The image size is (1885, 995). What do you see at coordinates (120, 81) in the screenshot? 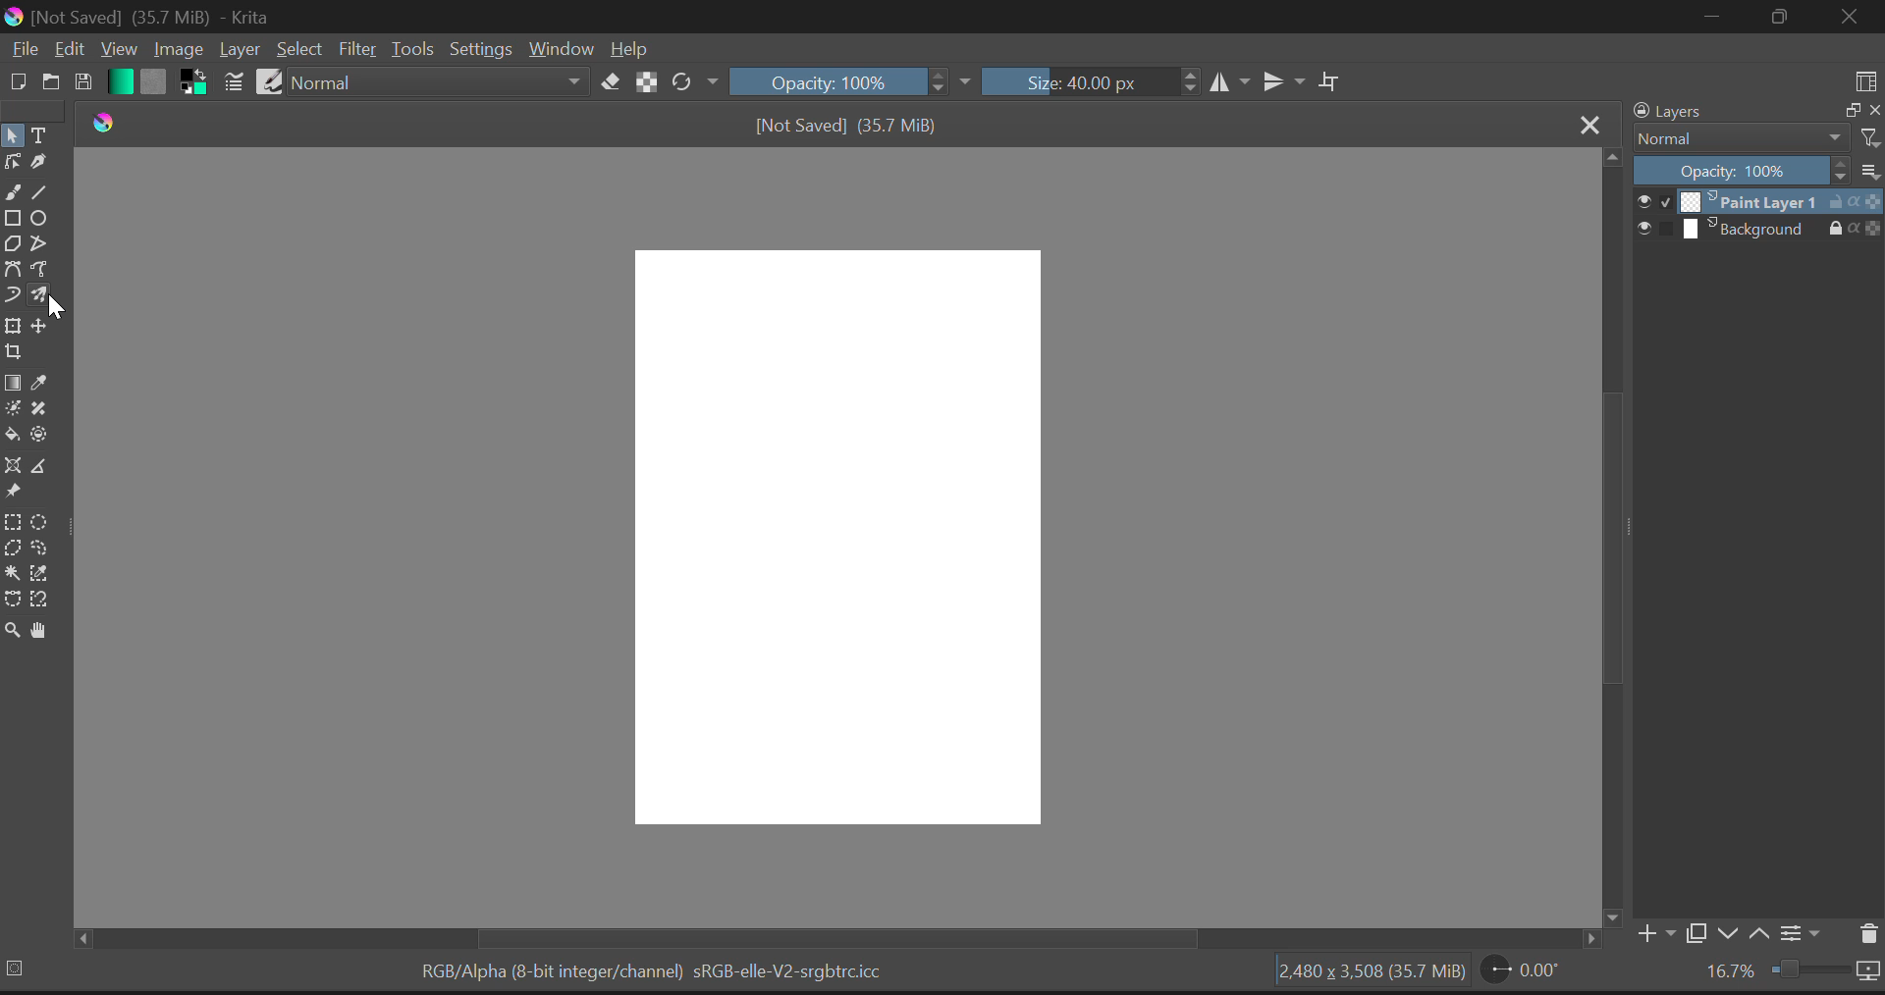
I see `Gradient` at bounding box center [120, 81].